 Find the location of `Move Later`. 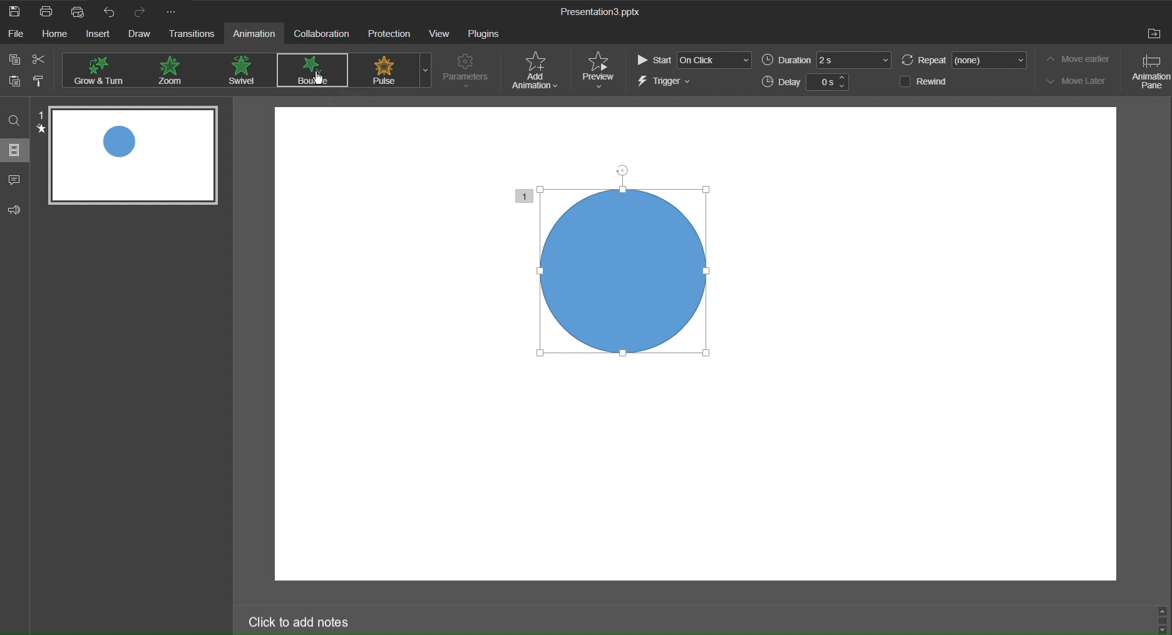

Move Later is located at coordinates (1081, 81).